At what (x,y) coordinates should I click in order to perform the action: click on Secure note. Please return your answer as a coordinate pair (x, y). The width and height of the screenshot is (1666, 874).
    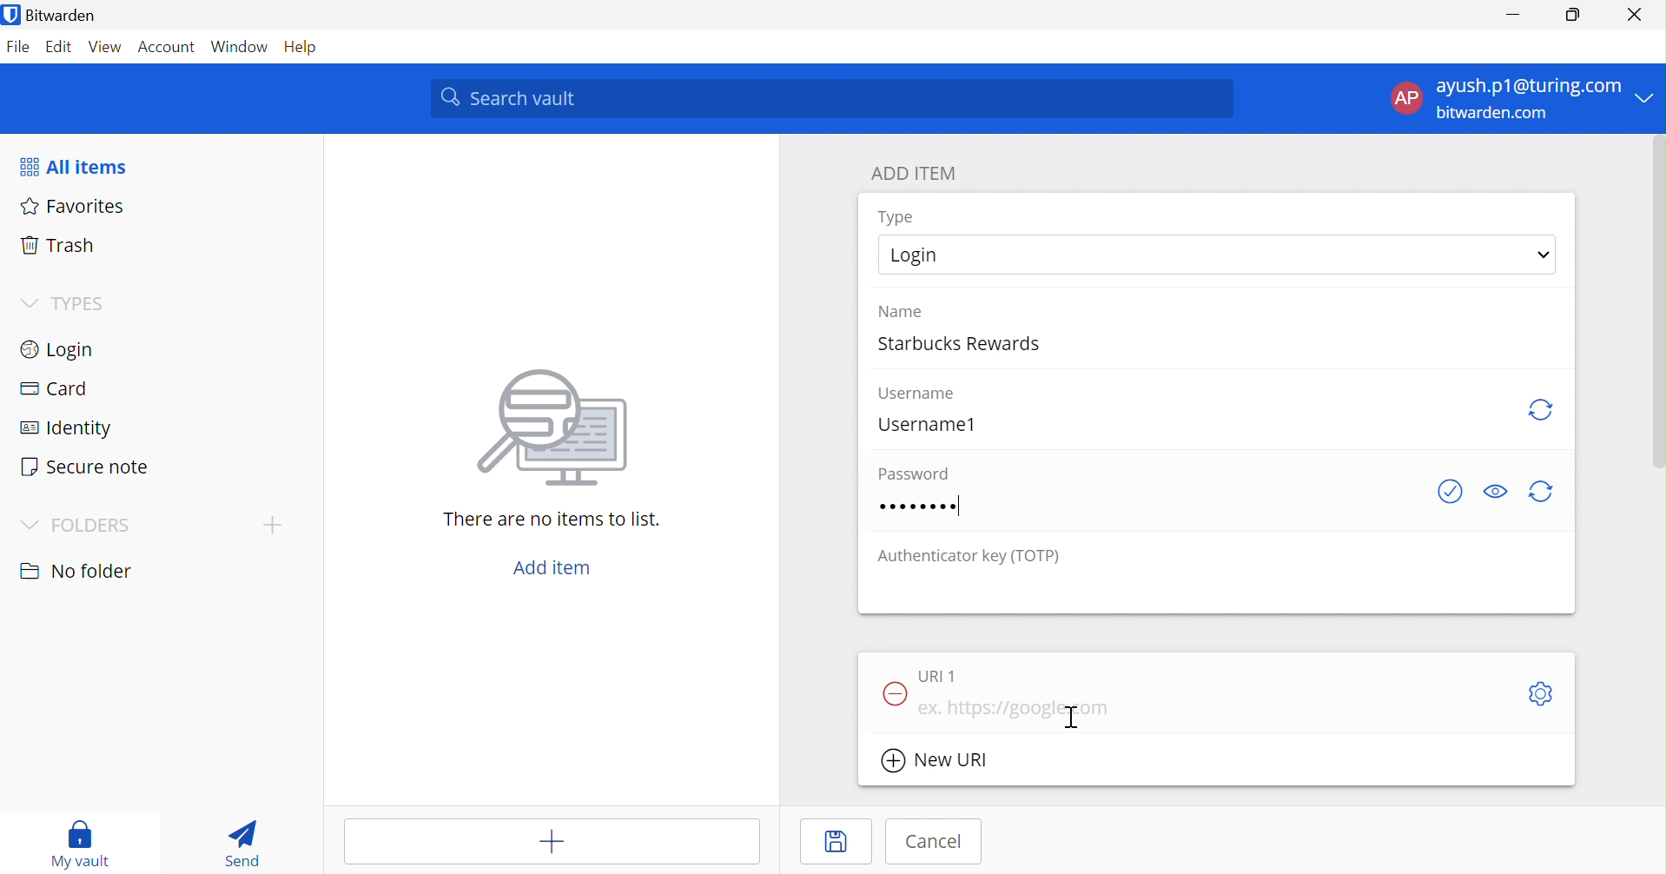
    Looking at the image, I should click on (85, 467).